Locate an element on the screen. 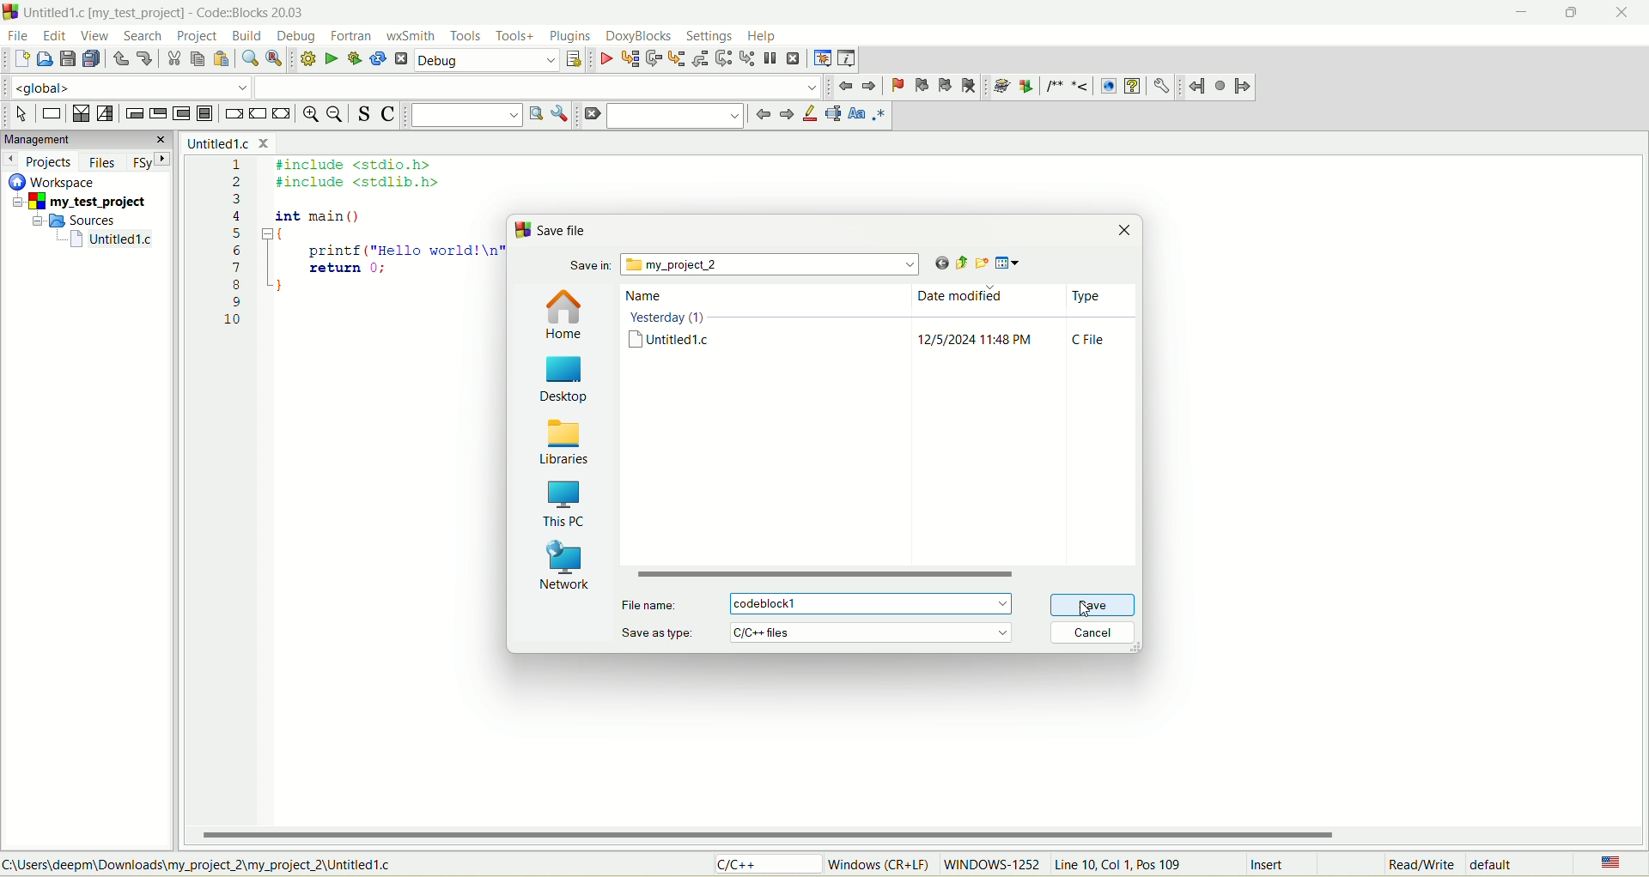 The image size is (1649, 877). paste is located at coordinates (220, 59).